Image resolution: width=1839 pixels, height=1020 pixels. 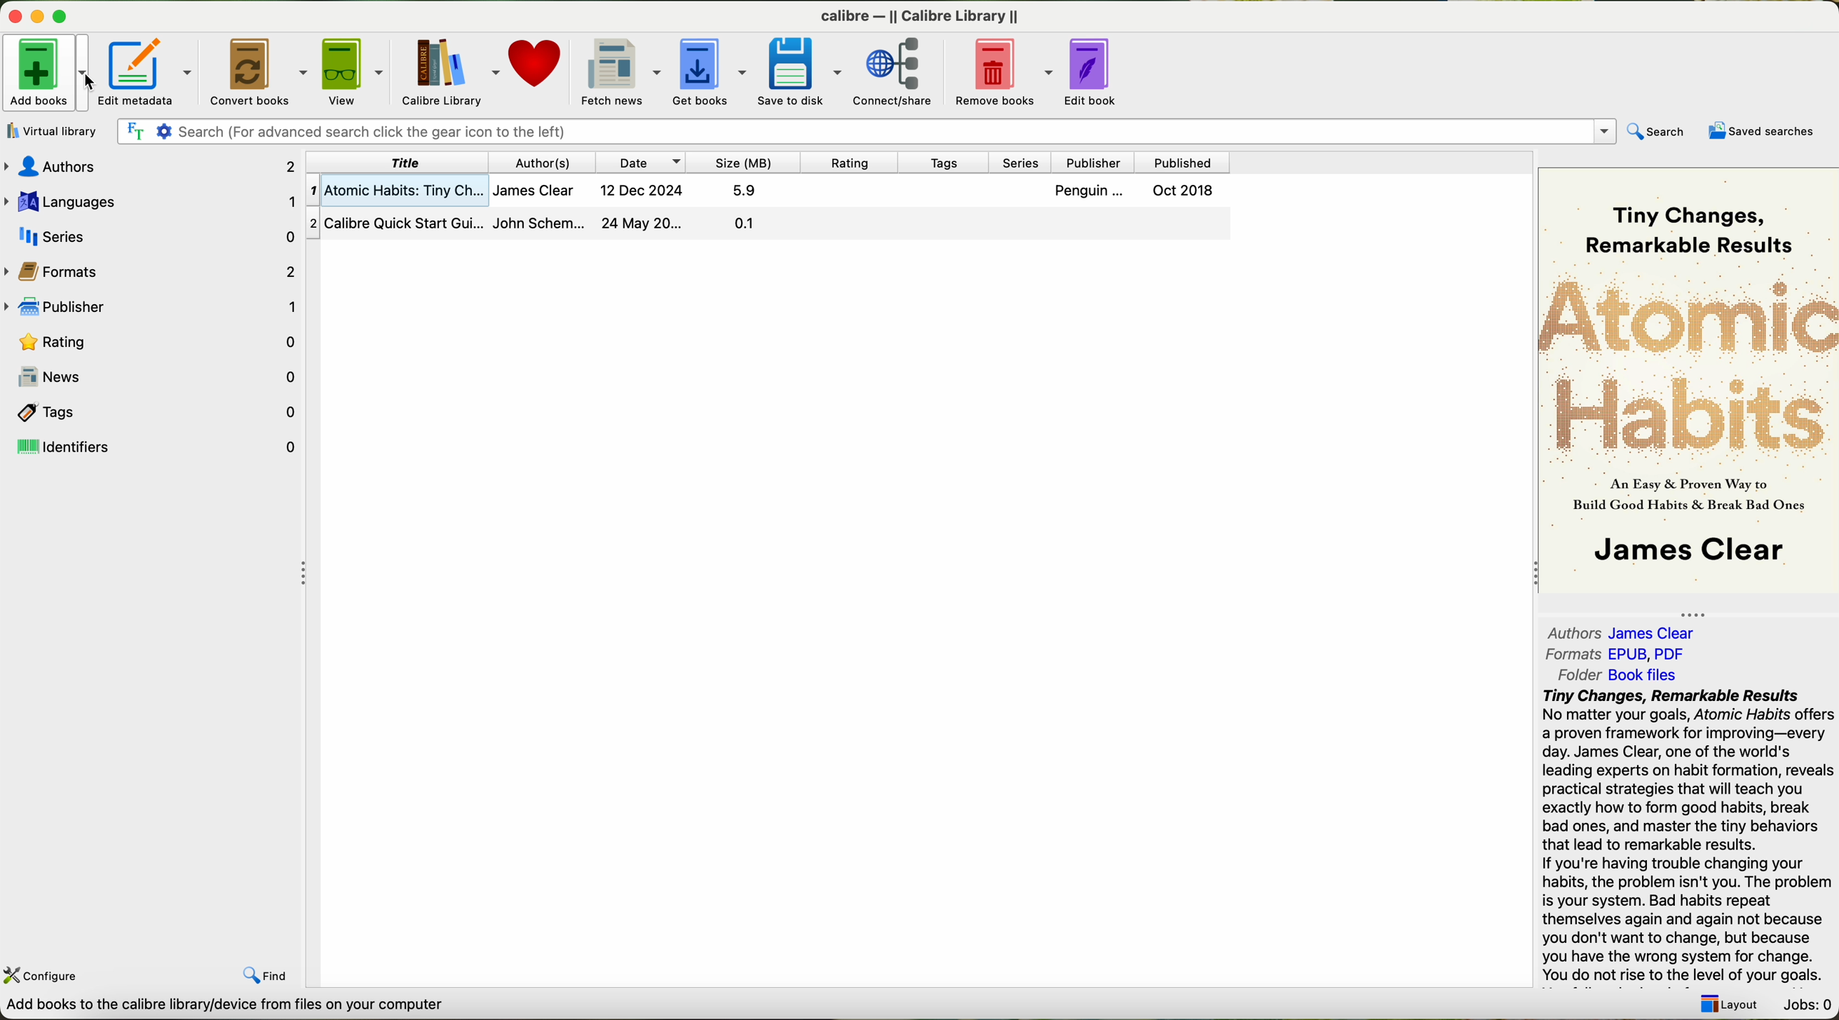 What do you see at coordinates (1183, 161) in the screenshot?
I see `published` at bounding box center [1183, 161].